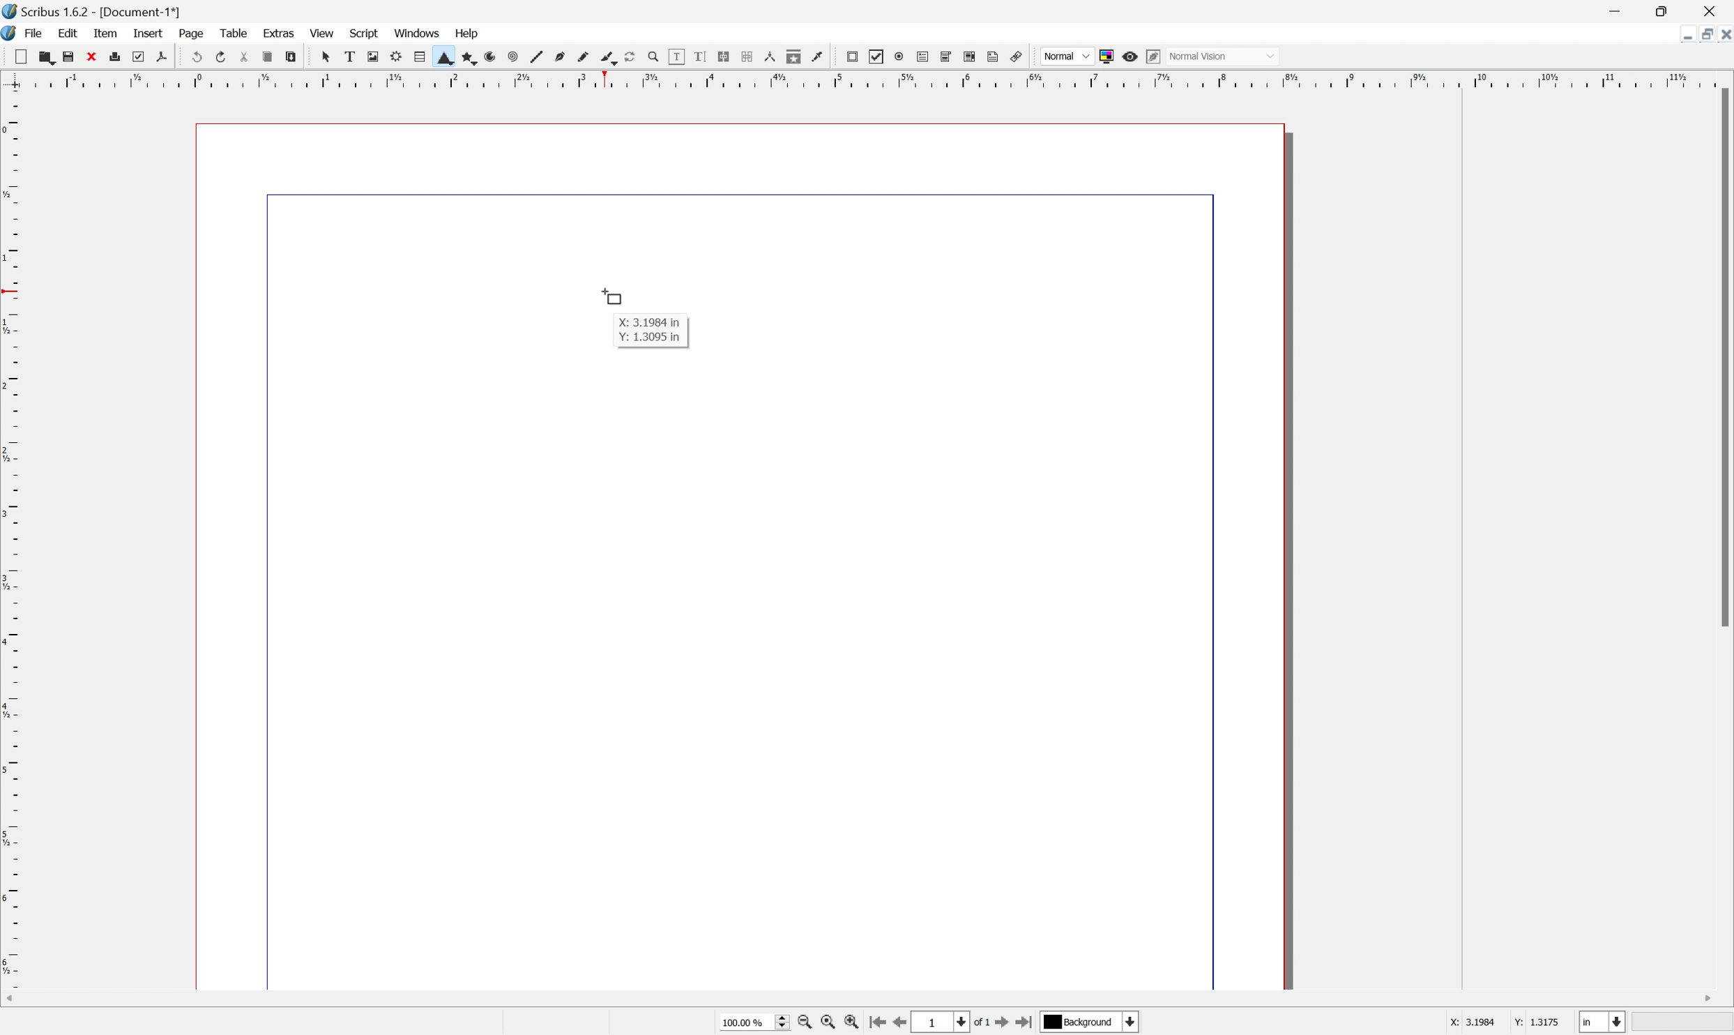  I want to click on X: 3.1984 in, so click(649, 320).